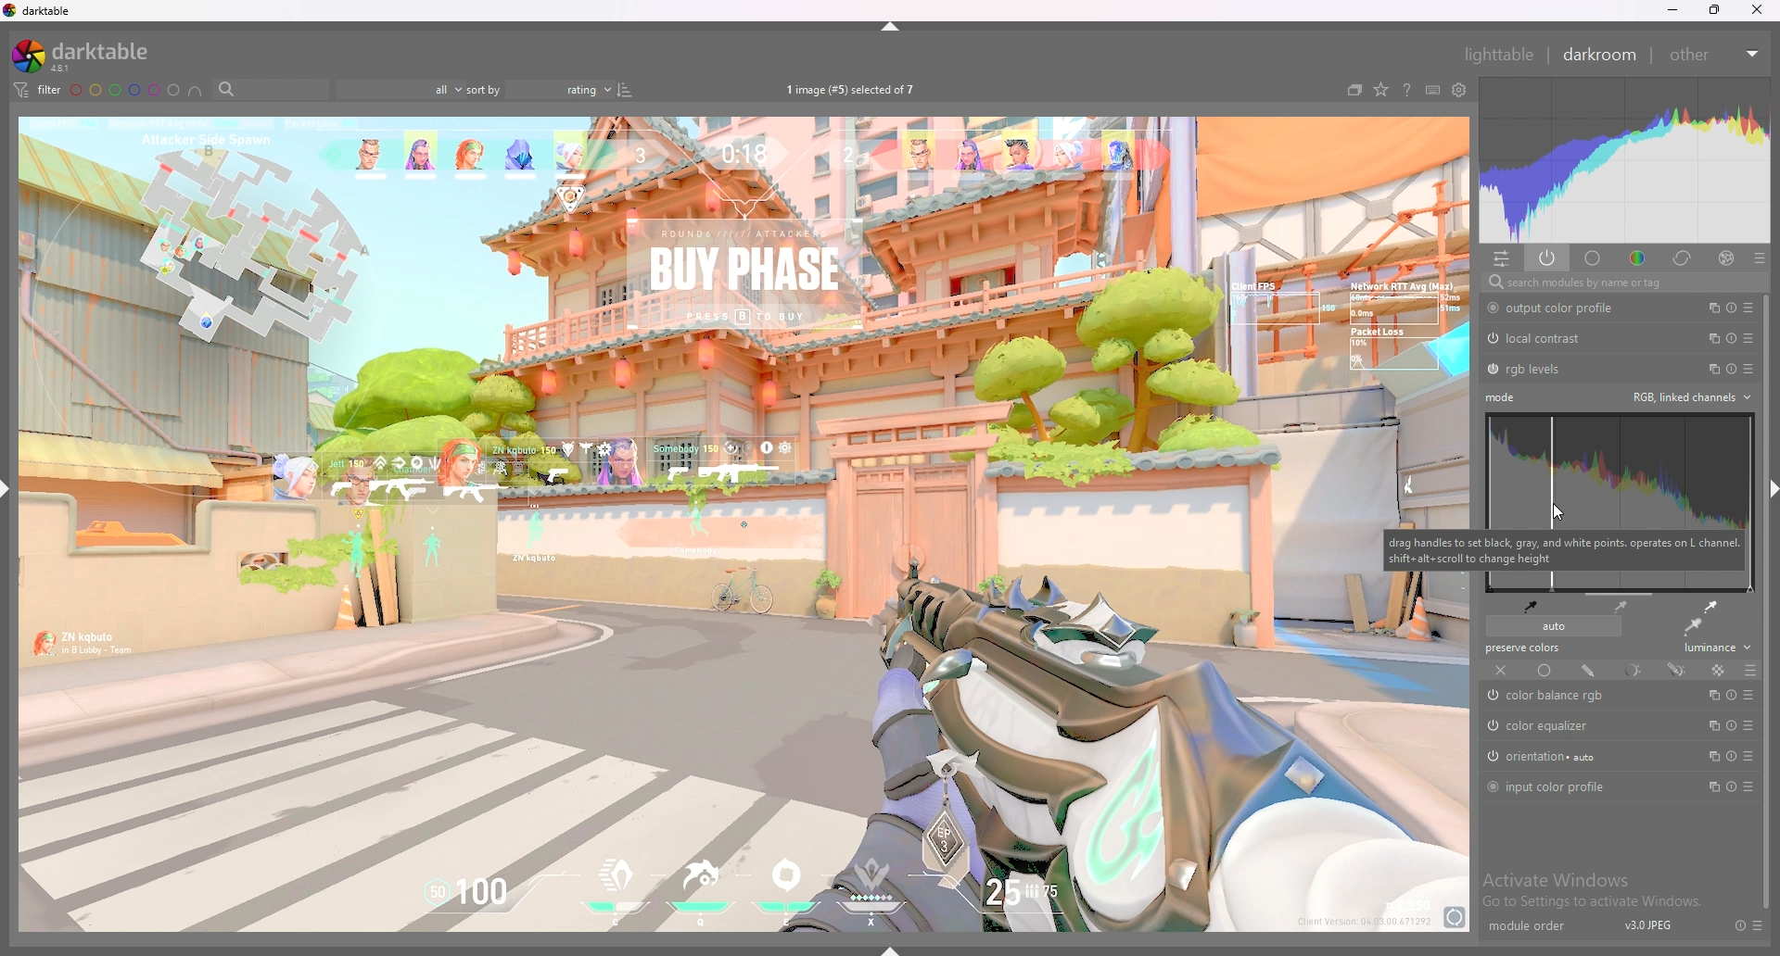 Image resolution: width=1780 pixels, height=956 pixels. What do you see at coordinates (1536, 370) in the screenshot?
I see `rgb levels` at bounding box center [1536, 370].